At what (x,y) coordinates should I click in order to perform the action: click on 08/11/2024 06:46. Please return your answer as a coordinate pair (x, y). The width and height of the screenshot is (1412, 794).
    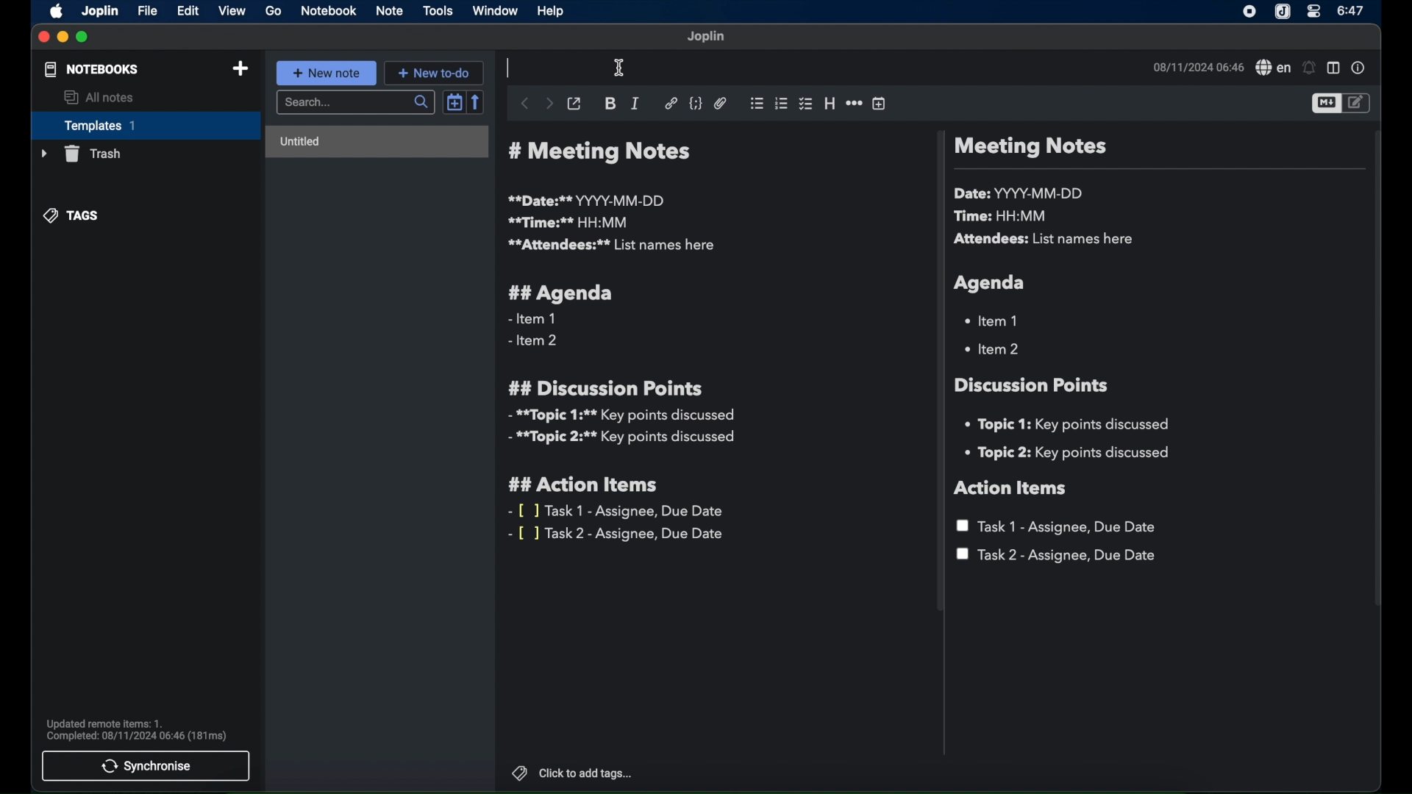
    Looking at the image, I should click on (1197, 67).